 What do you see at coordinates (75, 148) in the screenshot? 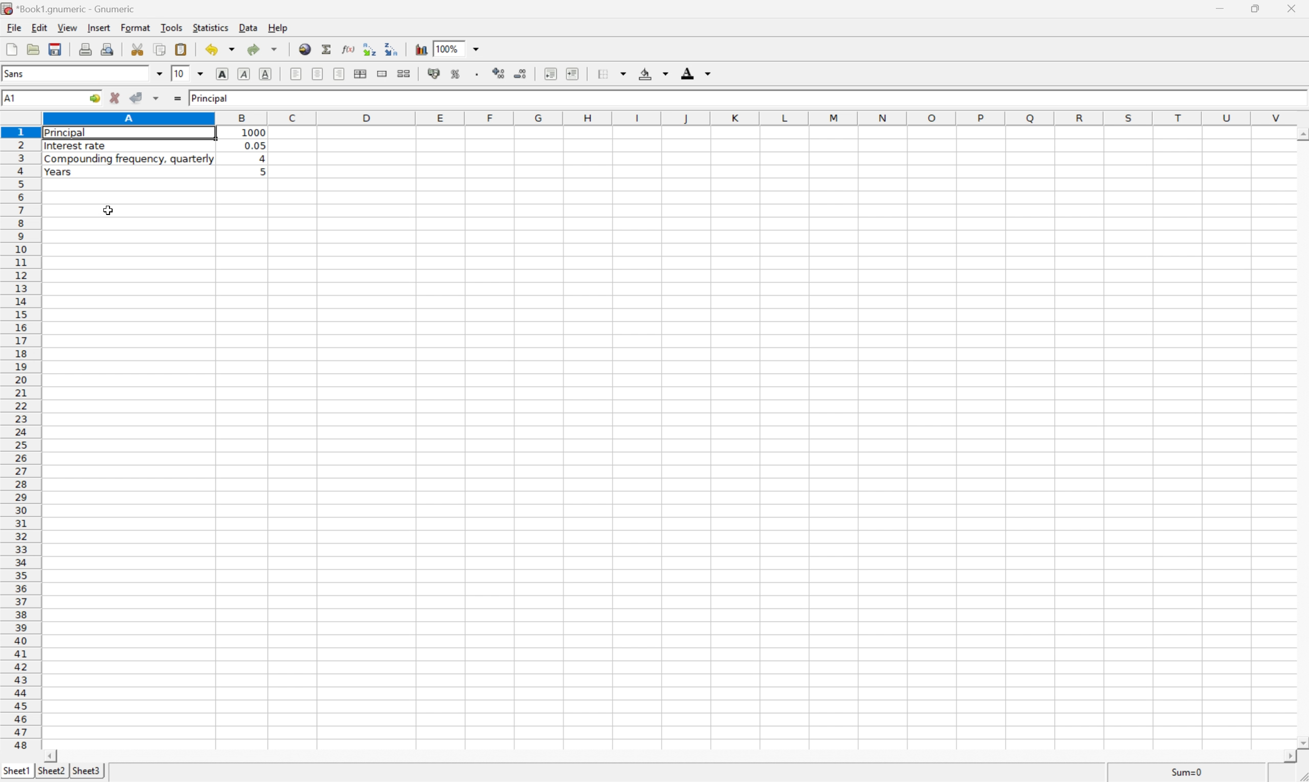
I see `interest rate` at bounding box center [75, 148].